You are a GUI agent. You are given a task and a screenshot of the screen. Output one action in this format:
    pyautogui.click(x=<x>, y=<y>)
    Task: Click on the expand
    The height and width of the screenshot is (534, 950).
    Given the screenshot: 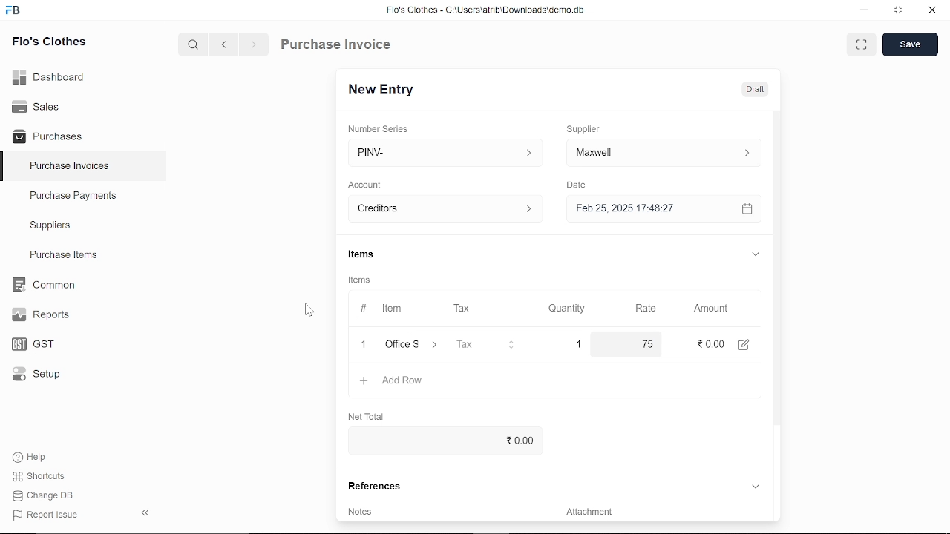 What is the action you would take?
    pyautogui.click(x=755, y=486)
    